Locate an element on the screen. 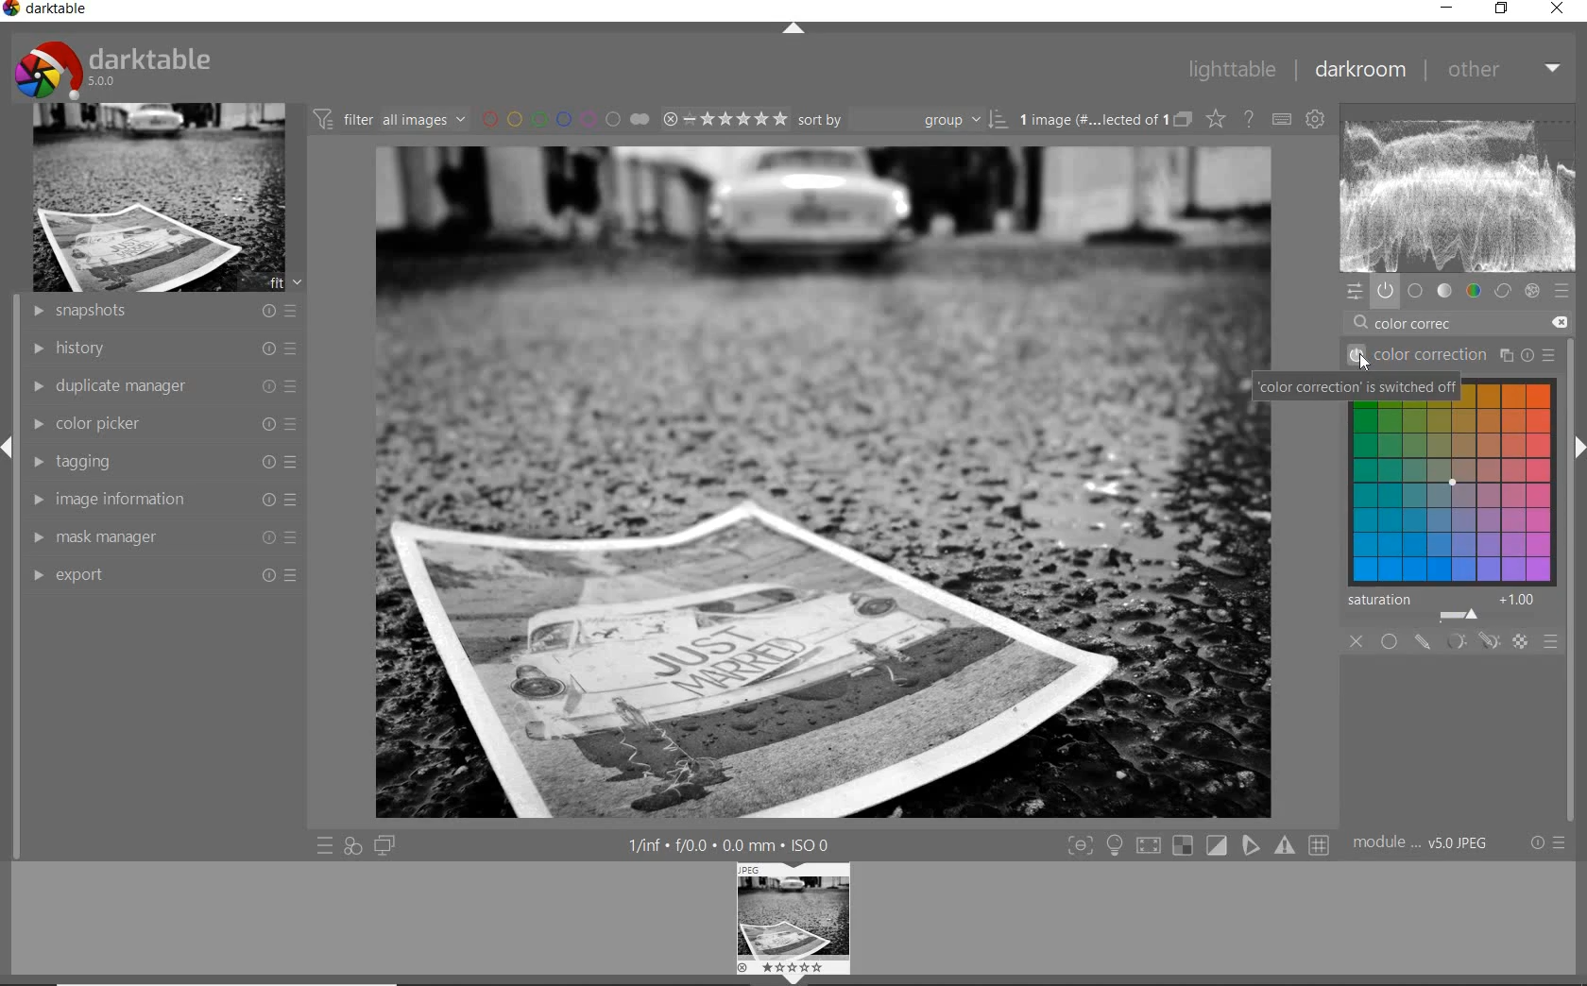 This screenshot has width=1587, height=986. show only active module is located at coordinates (1386, 292).